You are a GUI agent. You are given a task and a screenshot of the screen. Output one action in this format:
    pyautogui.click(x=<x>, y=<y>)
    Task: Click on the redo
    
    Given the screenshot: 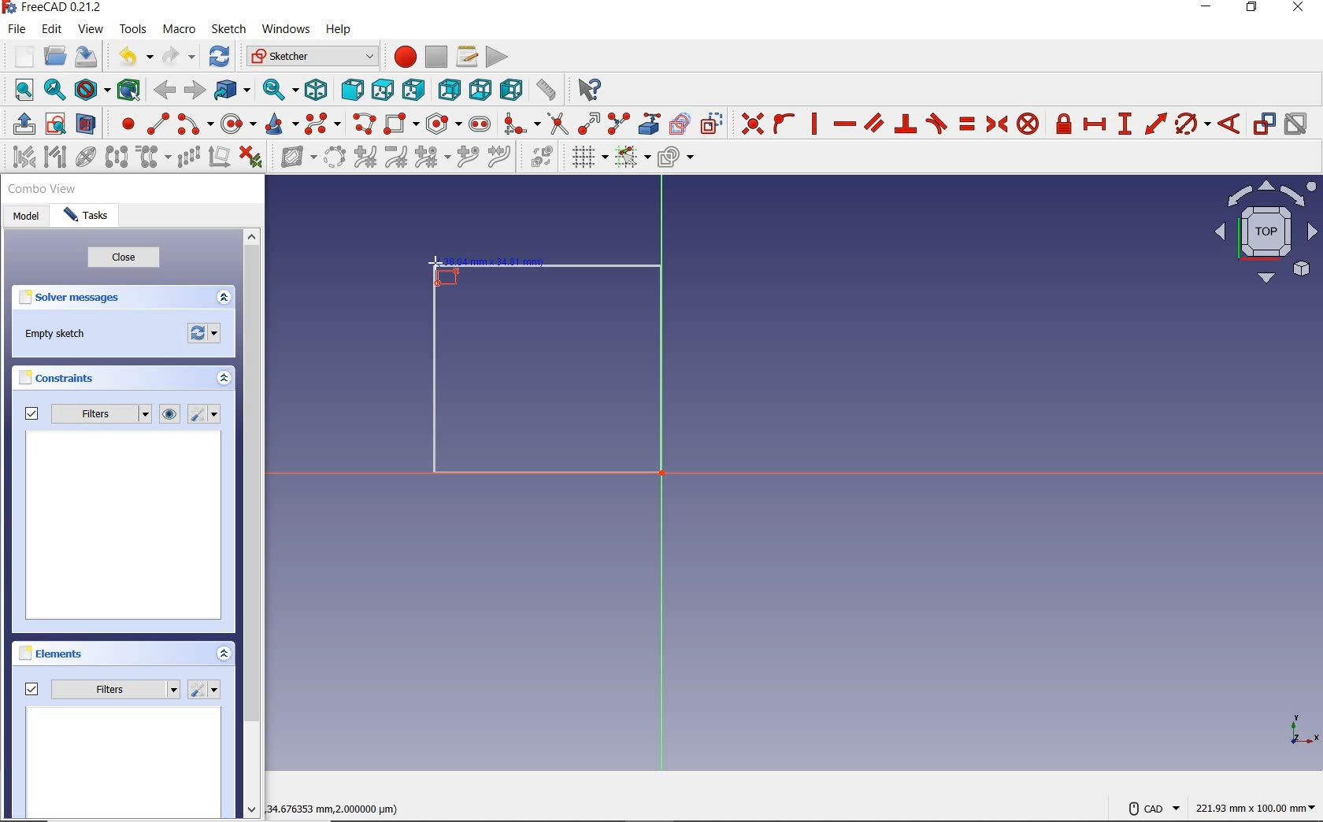 What is the action you would take?
    pyautogui.click(x=179, y=57)
    